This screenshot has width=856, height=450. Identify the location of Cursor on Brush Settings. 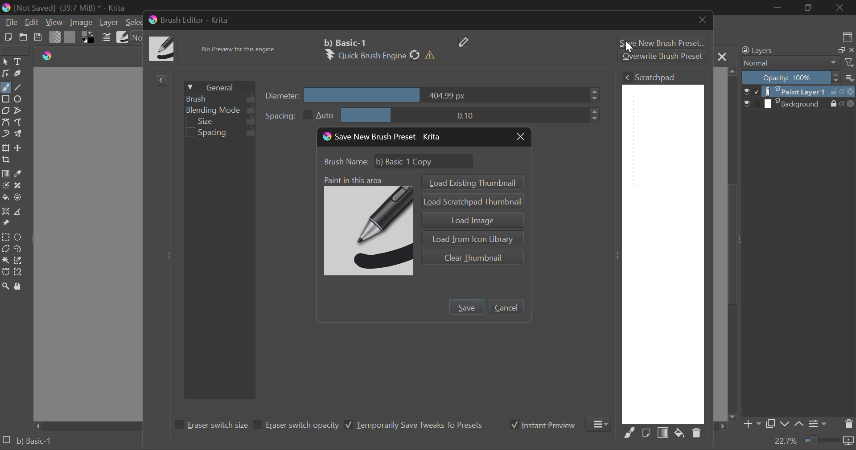
(107, 37).